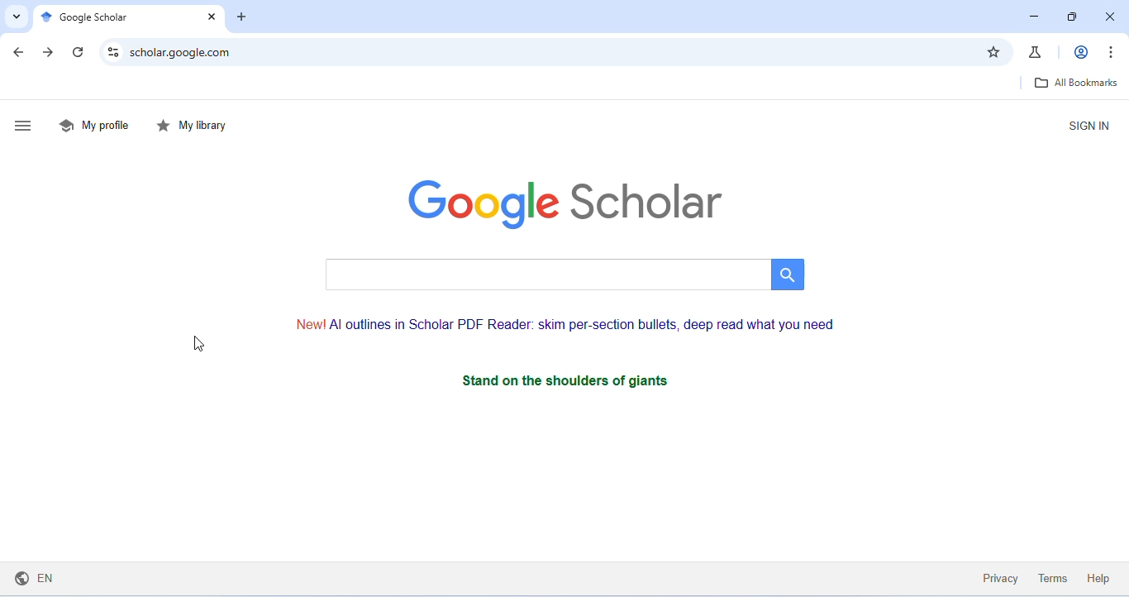  What do you see at coordinates (1036, 51) in the screenshot?
I see `chrome labs` at bounding box center [1036, 51].